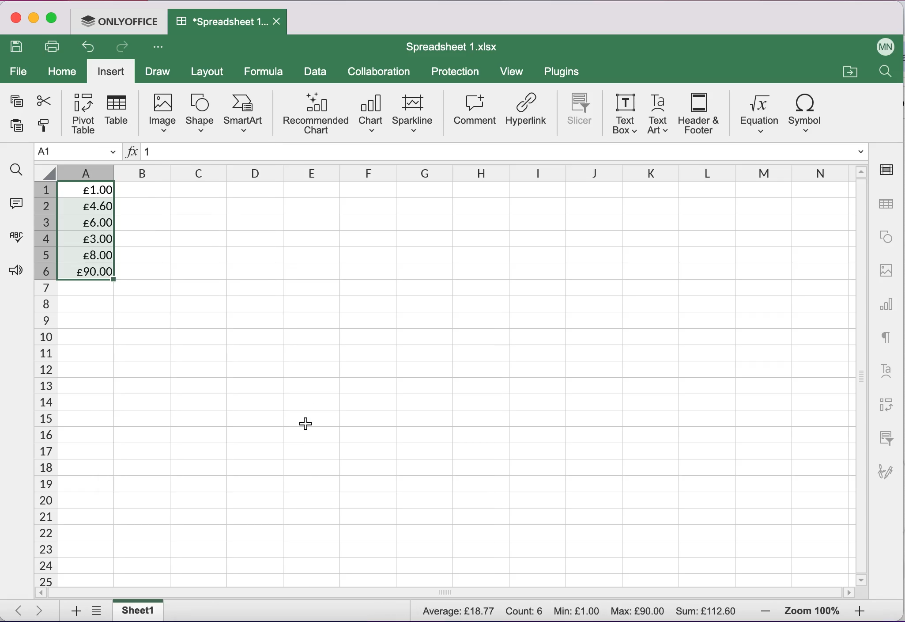 This screenshot has height=622, width=905. Describe the element at coordinates (16, 47) in the screenshot. I see `save` at that location.